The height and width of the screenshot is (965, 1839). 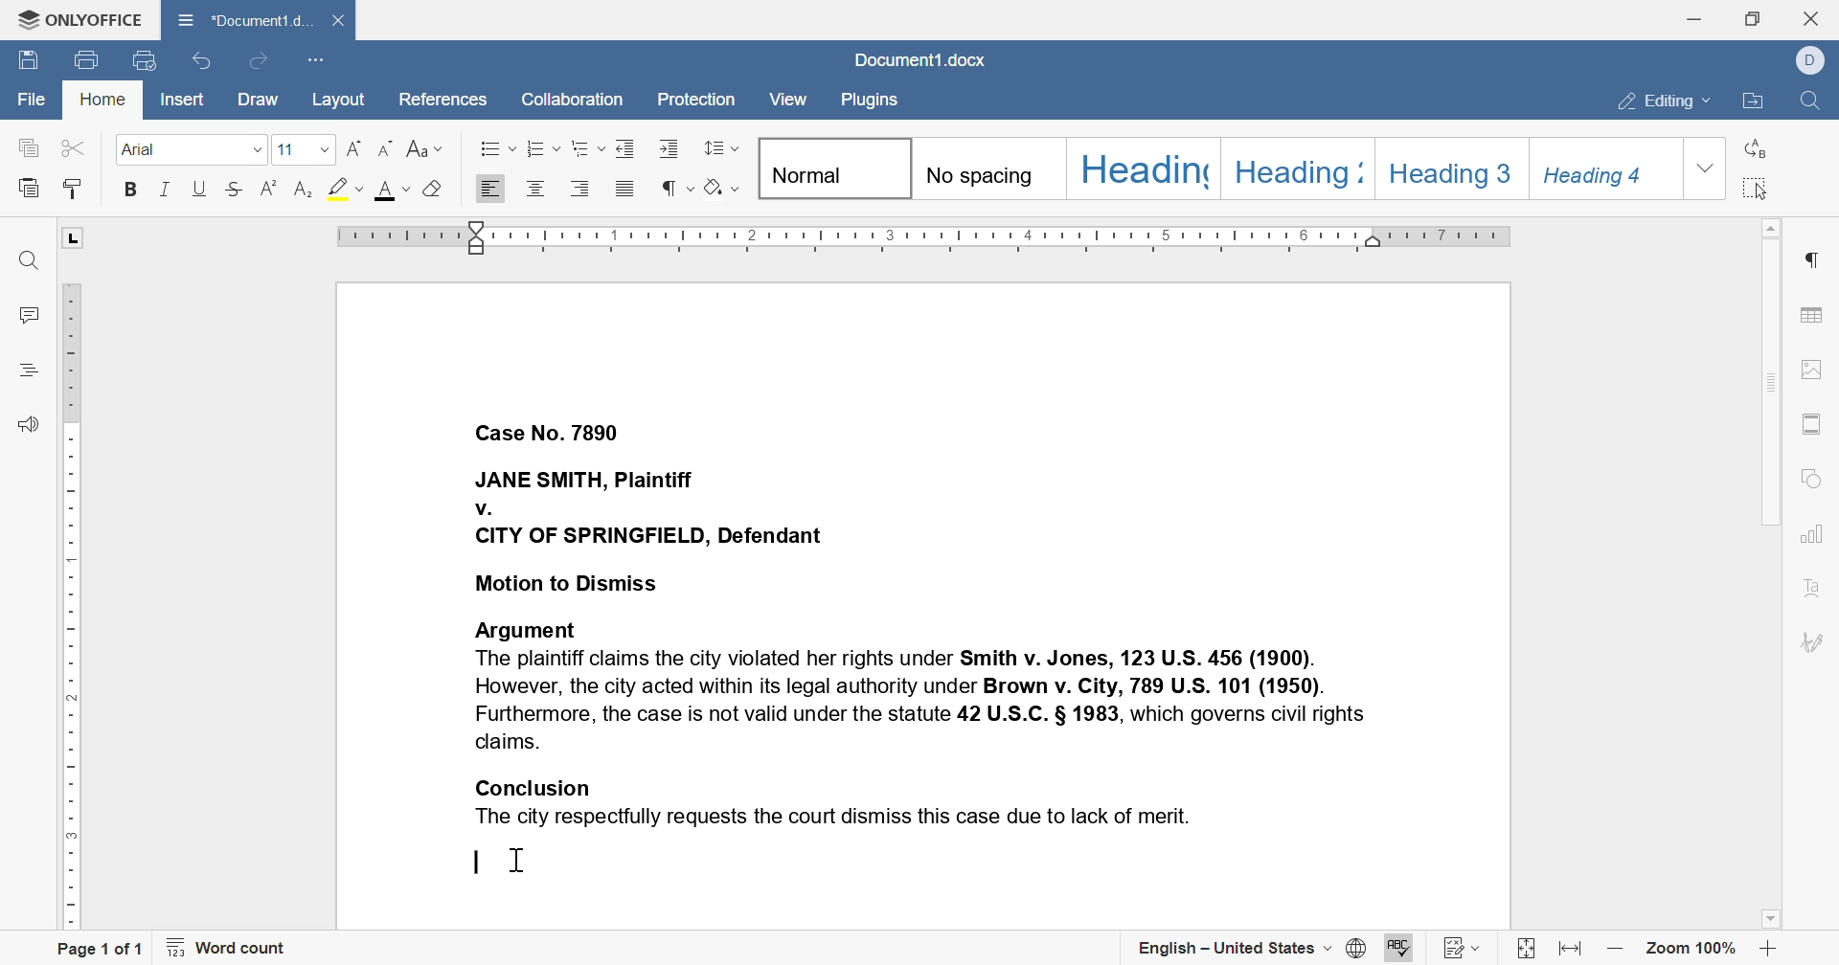 I want to click on nonprinting characters, so click(x=677, y=186).